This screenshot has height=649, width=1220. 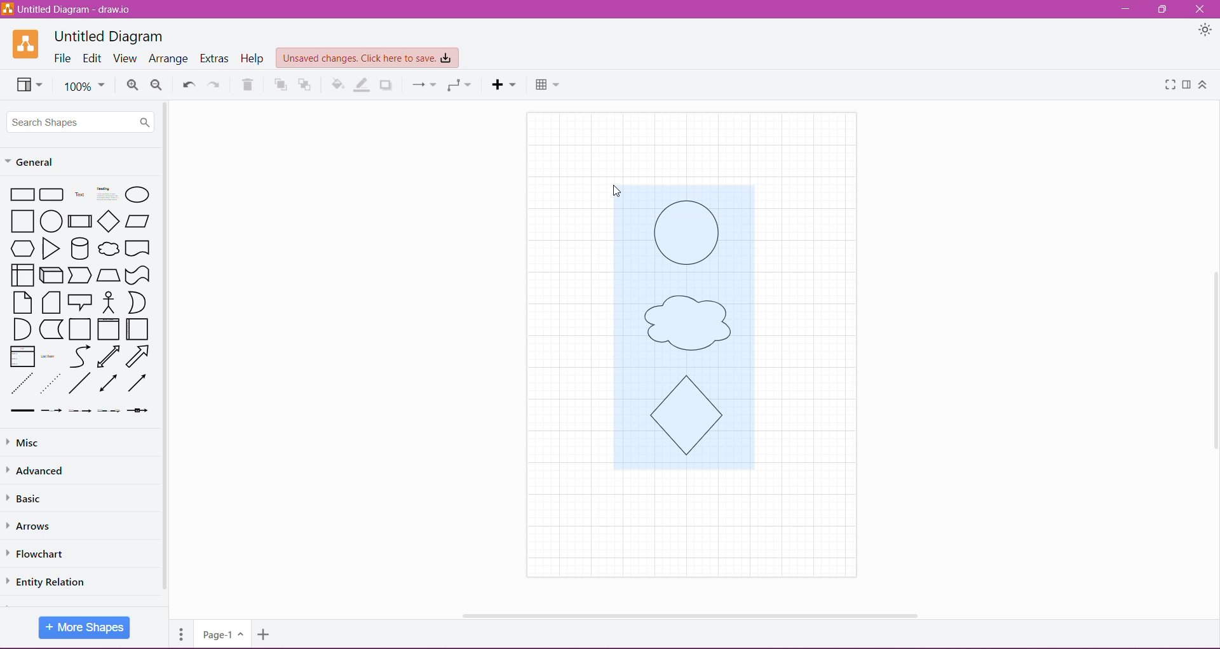 What do you see at coordinates (422, 84) in the screenshot?
I see `Connection` at bounding box center [422, 84].